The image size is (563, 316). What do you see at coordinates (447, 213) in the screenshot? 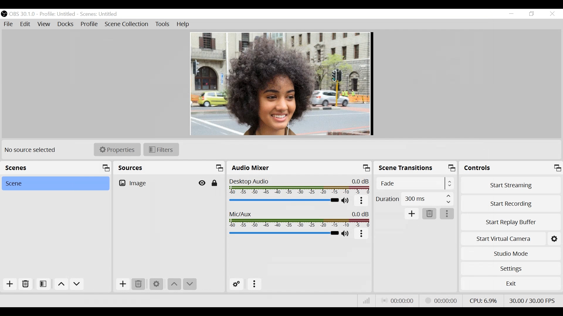
I see `more options` at bounding box center [447, 213].